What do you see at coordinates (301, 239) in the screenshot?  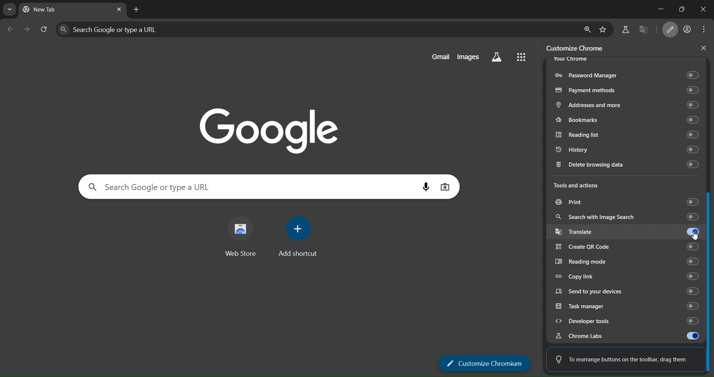 I see `add shortcut` at bounding box center [301, 239].